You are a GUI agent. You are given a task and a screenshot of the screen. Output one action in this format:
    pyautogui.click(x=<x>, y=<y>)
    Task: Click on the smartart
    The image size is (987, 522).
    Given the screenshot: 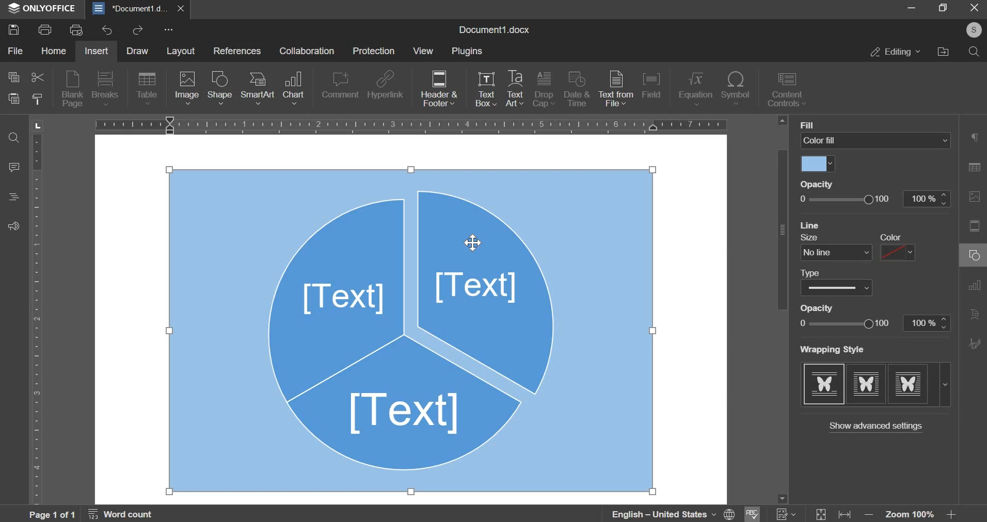 What is the action you would take?
    pyautogui.click(x=258, y=88)
    